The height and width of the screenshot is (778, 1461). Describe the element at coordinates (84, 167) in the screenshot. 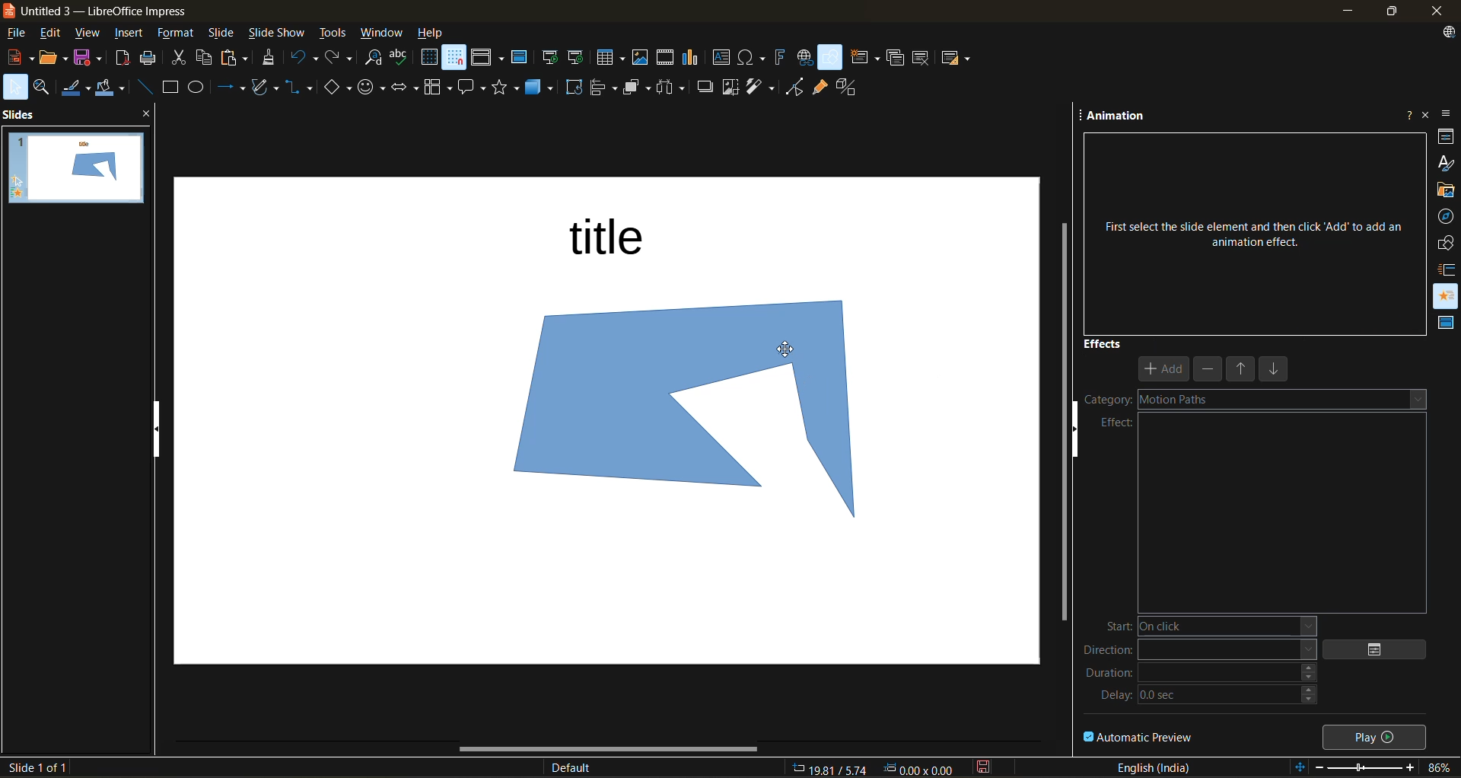

I see `slides` at that location.